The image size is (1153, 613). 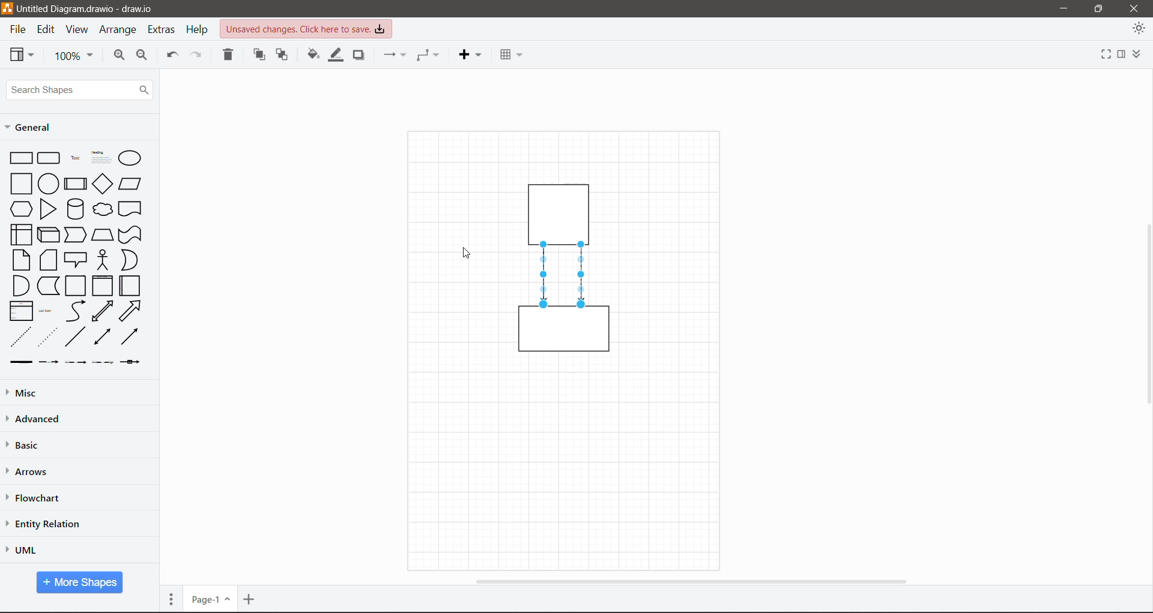 What do you see at coordinates (131, 209) in the screenshot?
I see `Document` at bounding box center [131, 209].